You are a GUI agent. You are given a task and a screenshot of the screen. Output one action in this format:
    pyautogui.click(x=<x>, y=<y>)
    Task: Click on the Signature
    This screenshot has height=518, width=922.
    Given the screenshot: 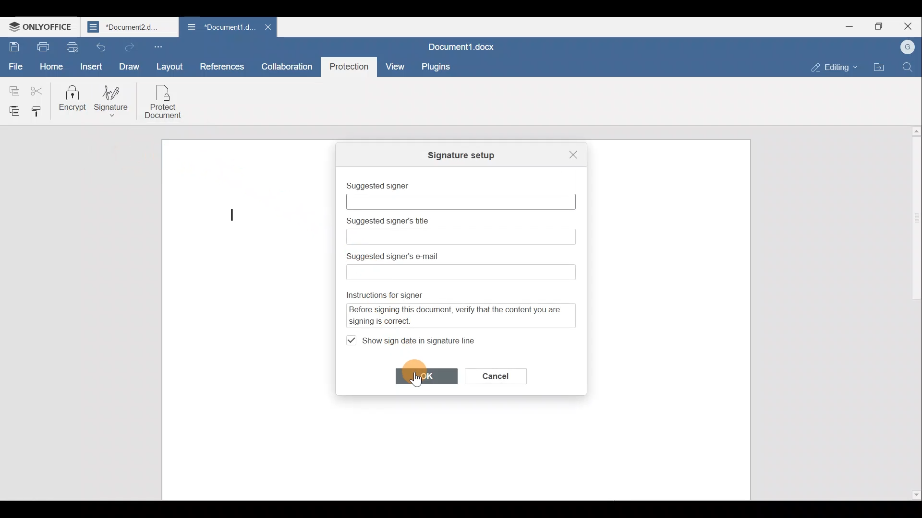 What is the action you would take?
    pyautogui.click(x=119, y=103)
    